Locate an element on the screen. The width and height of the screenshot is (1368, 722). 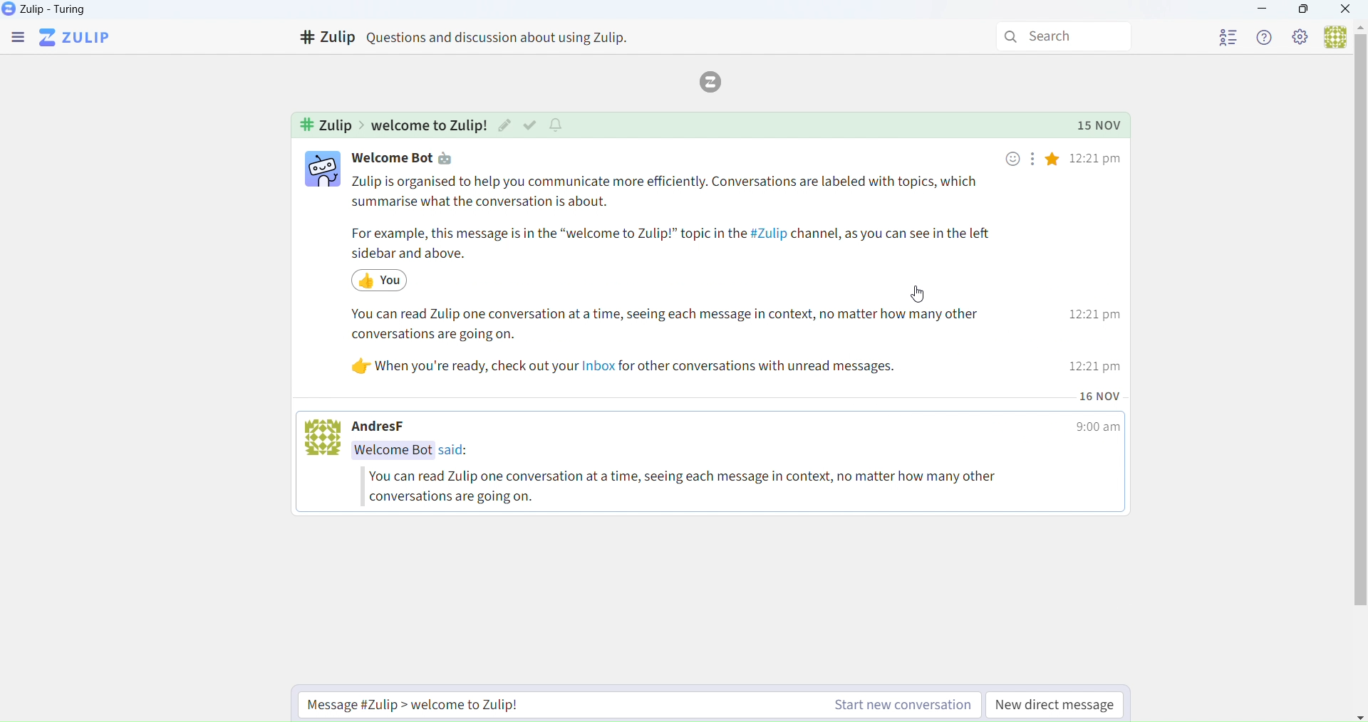
Settings is located at coordinates (1300, 38).